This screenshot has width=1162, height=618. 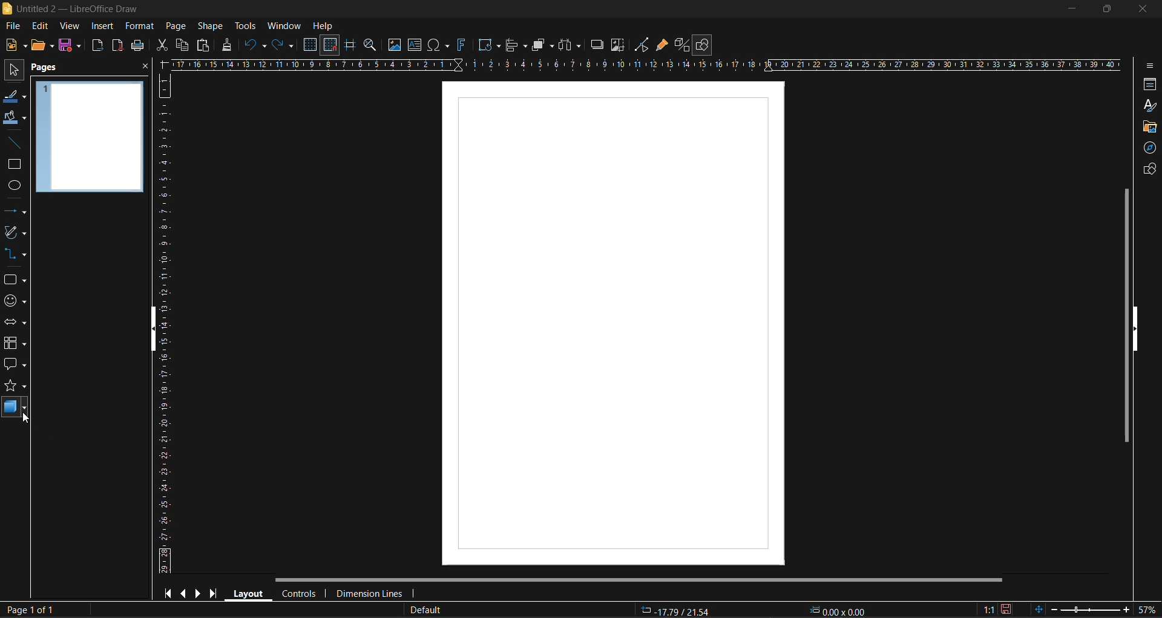 What do you see at coordinates (1041, 609) in the screenshot?
I see `fit to window` at bounding box center [1041, 609].